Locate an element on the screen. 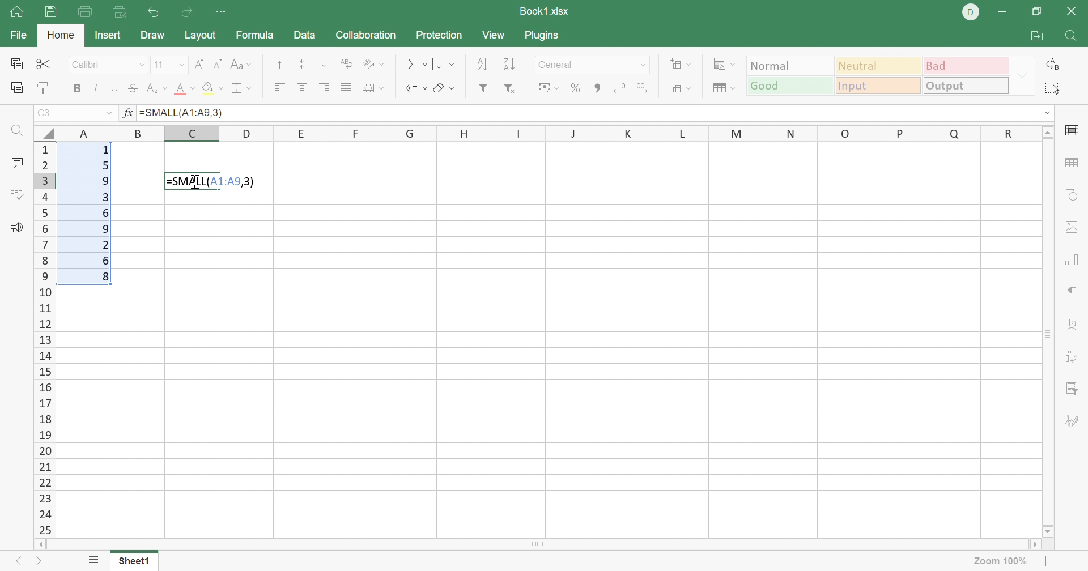 The width and height of the screenshot is (1088, 571). Orientation is located at coordinates (372, 65).